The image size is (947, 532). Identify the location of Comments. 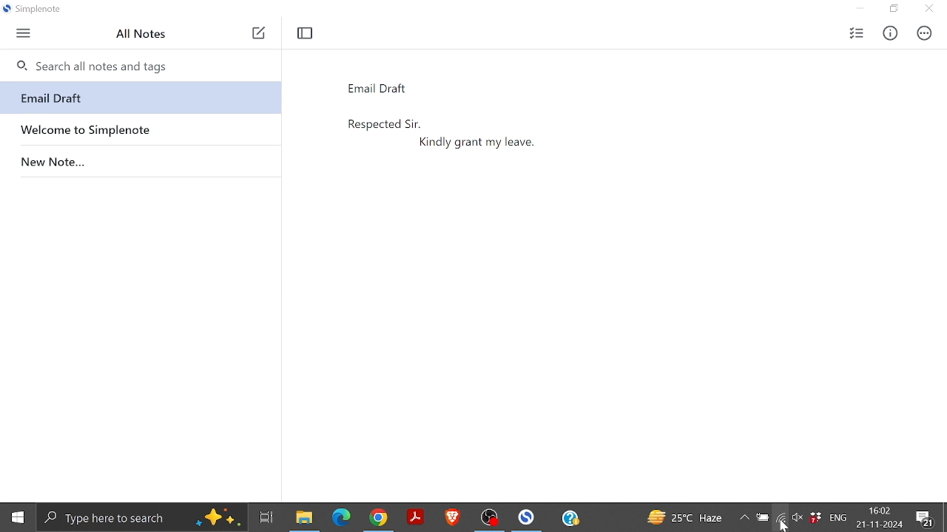
(926, 518).